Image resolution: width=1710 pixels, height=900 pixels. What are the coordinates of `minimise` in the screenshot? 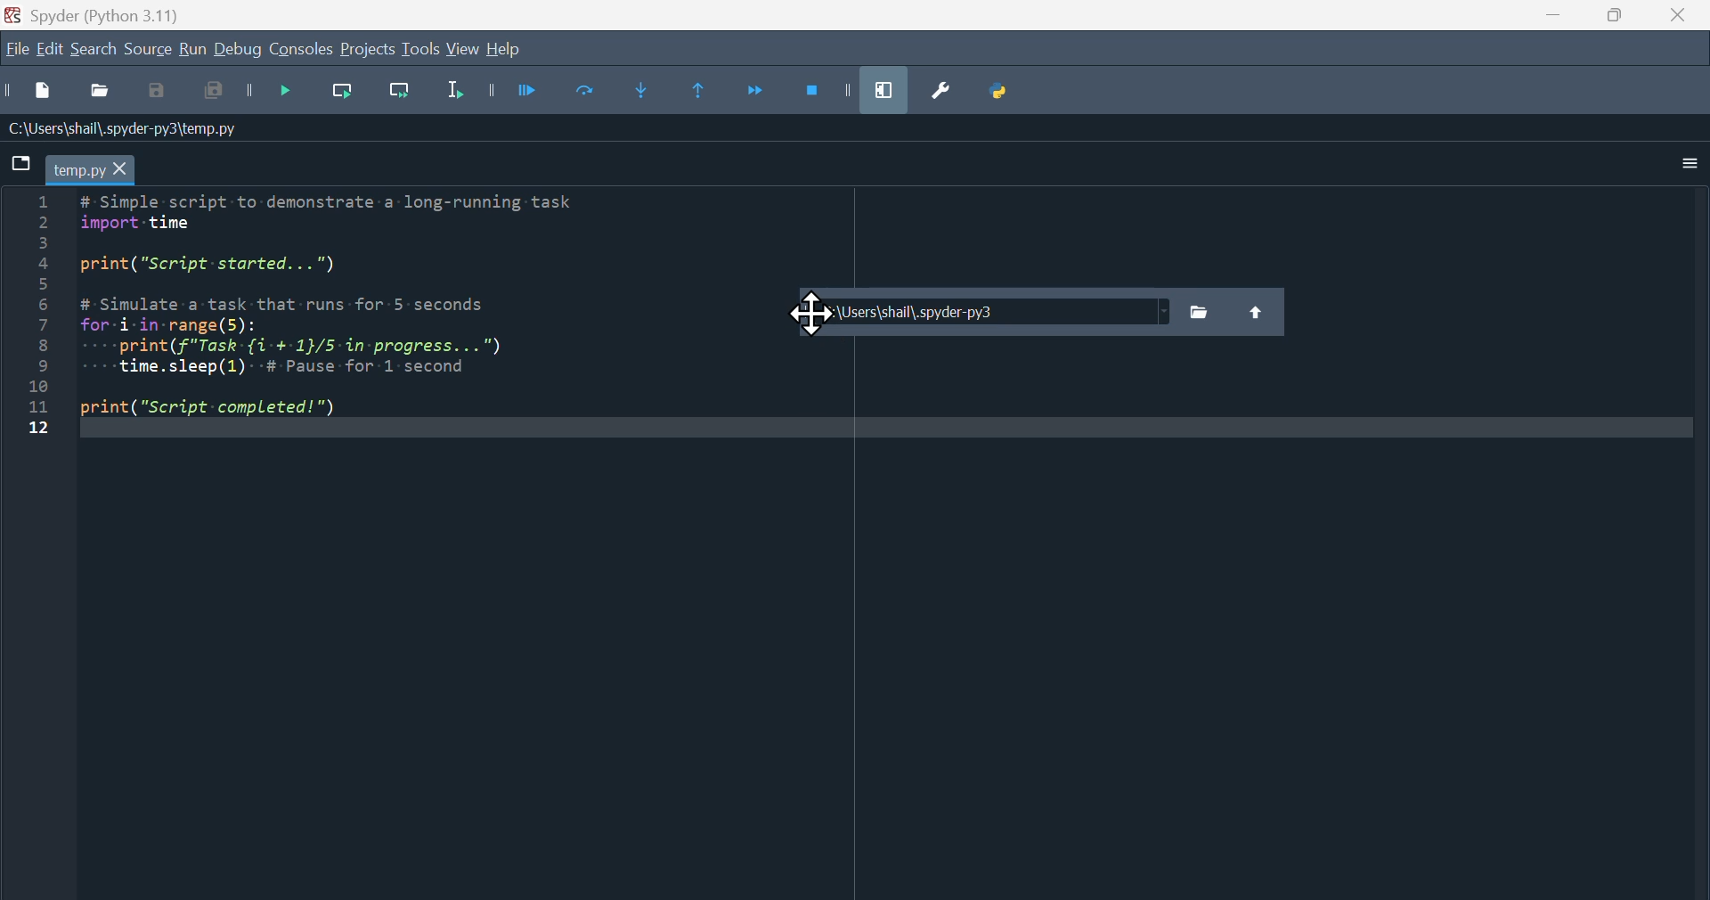 It's located at (1558, 20).